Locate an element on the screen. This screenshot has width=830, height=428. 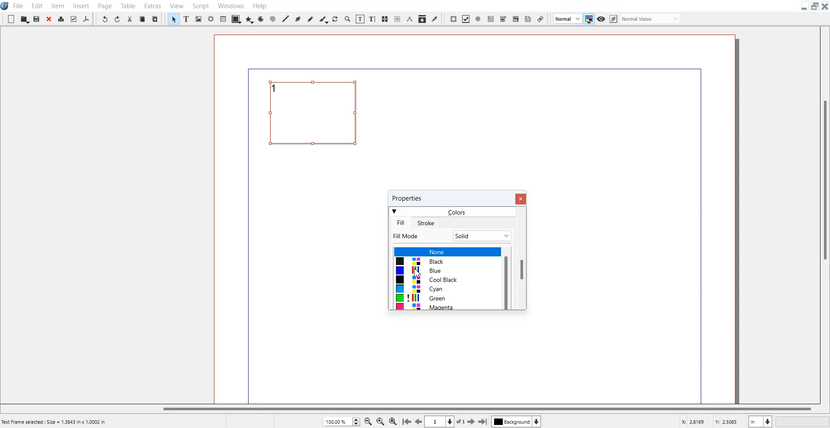
Go to the next page is located at coordinates (471, 422).